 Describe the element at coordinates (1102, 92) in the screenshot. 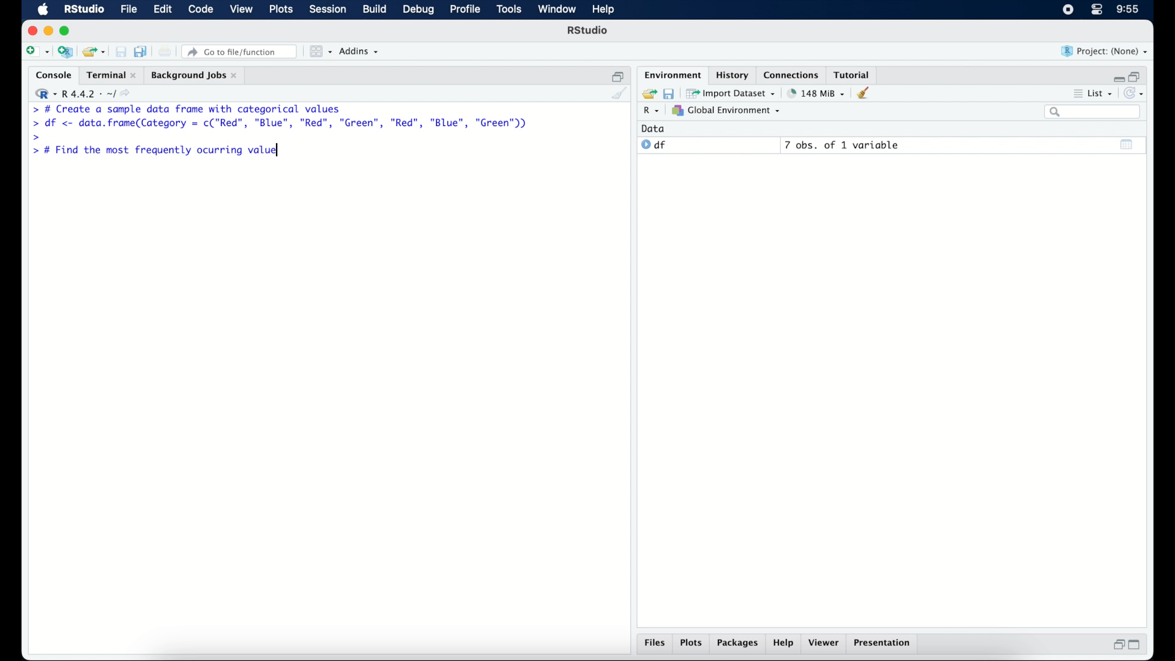

I see `list` at that location.